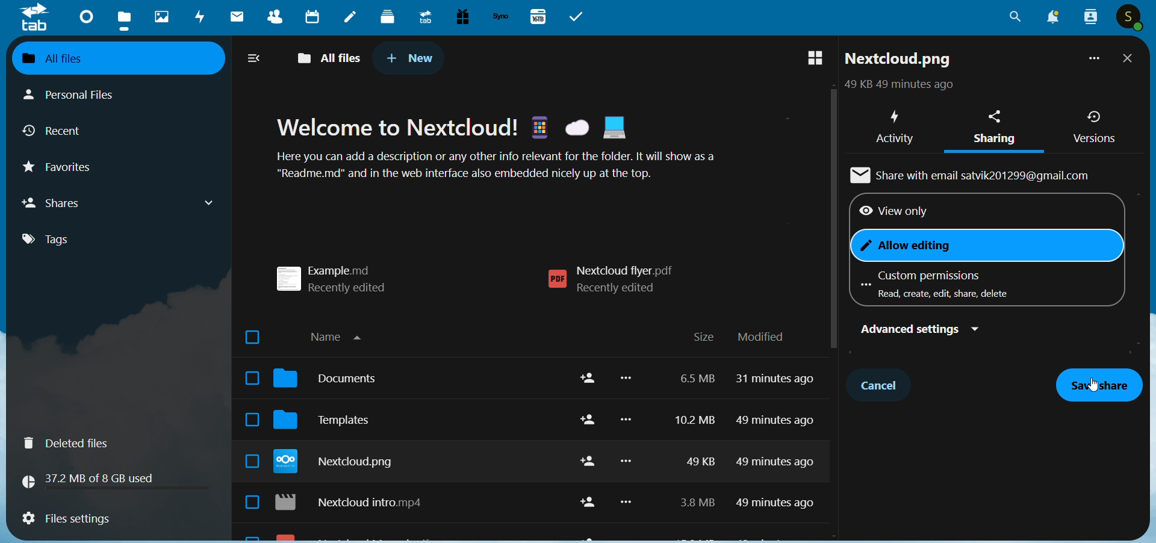  What do you see at coordinates (1094, 127) in the screenshot?
I see `versions` at bounding box center [1094, 127].